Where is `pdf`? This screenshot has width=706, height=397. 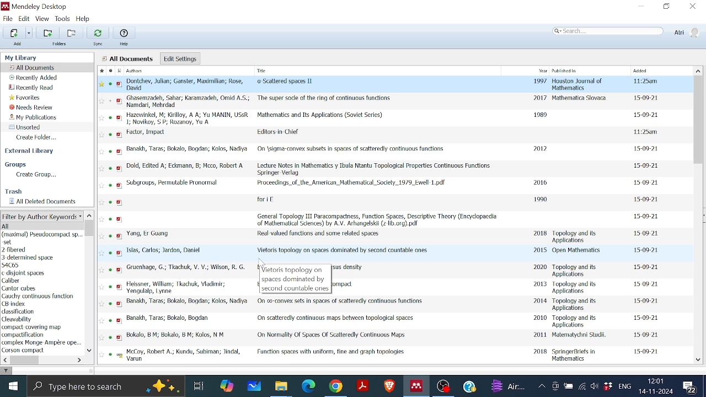
pdf is located at coordinates (119, 236).